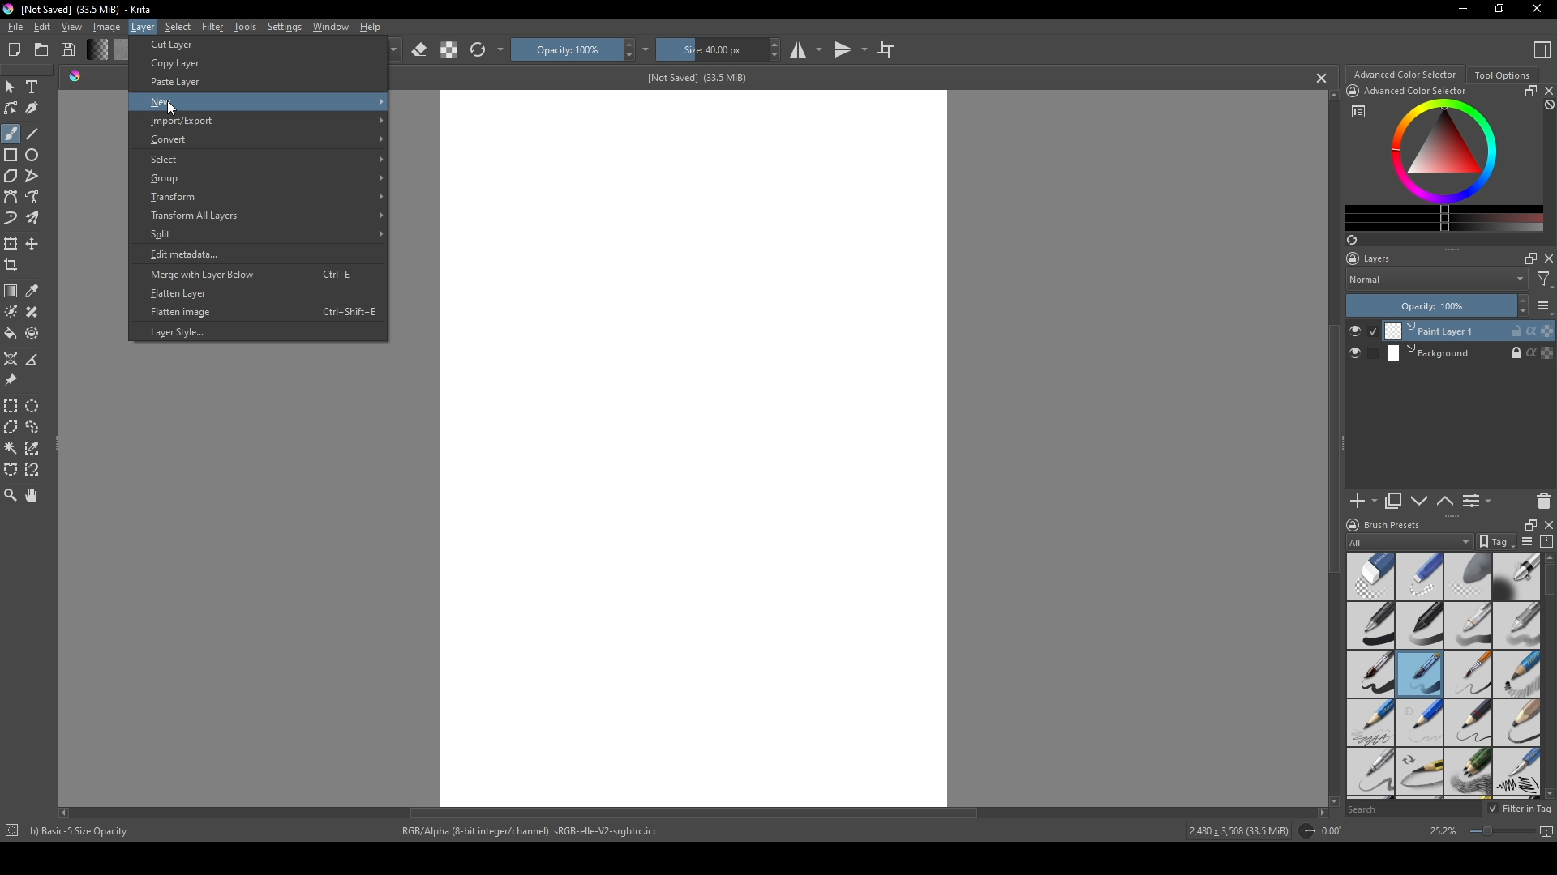 The width and height of the screenshot is (1557, 875). I want to click on icon, so click(11, 832).